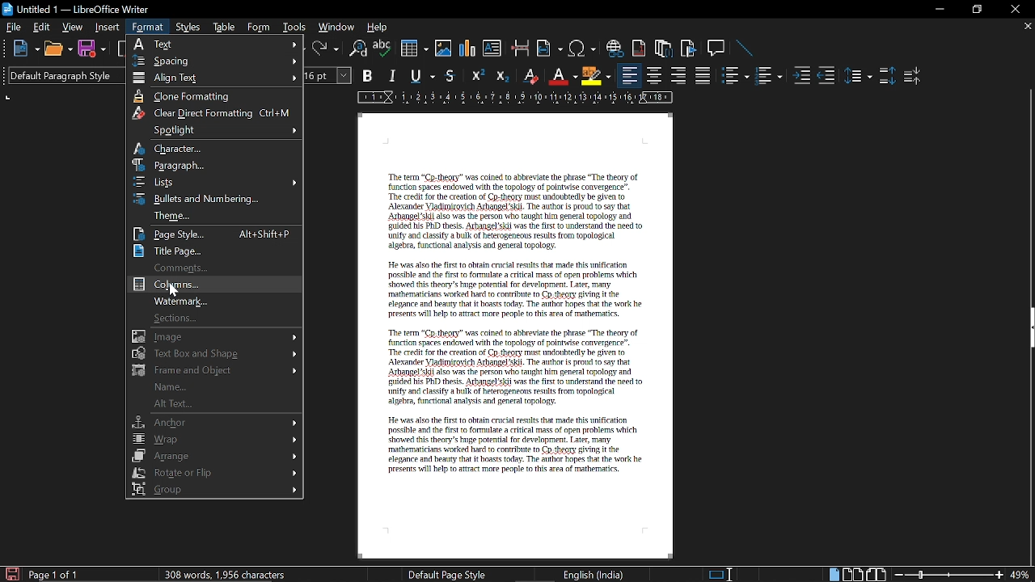 The height and width of the screenshot is (582, 1035). What do you see at coordinates (213, 386) in the screenshot?
I see `Name` at bounding box center [213, 386].